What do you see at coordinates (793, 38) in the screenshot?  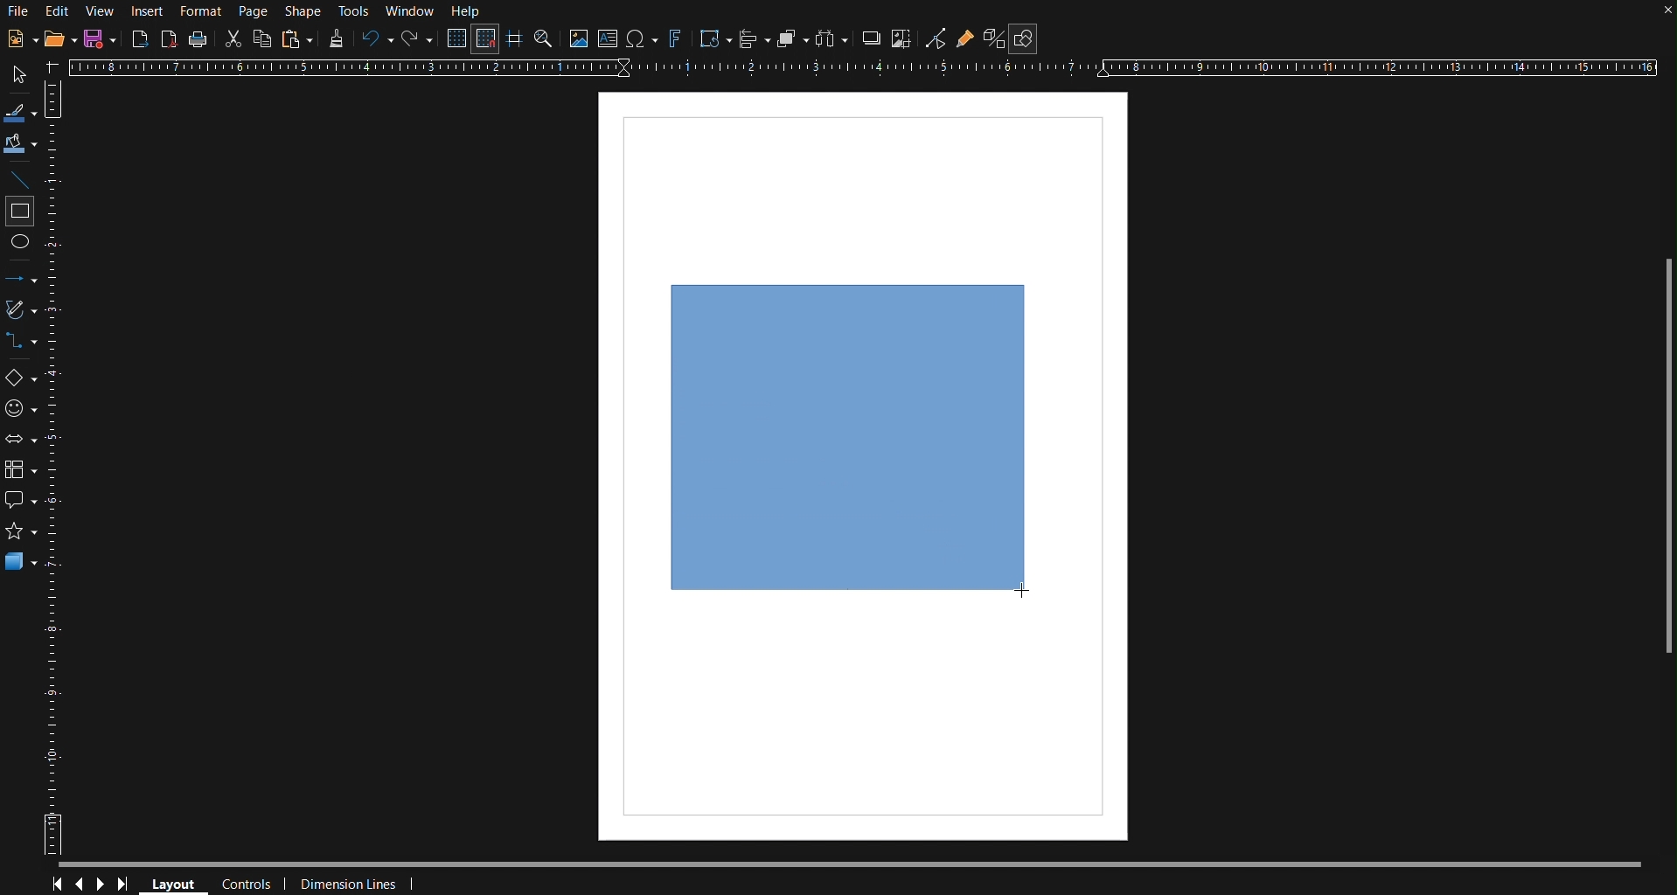 I see `Arrange` at bounding box center [793, 38].